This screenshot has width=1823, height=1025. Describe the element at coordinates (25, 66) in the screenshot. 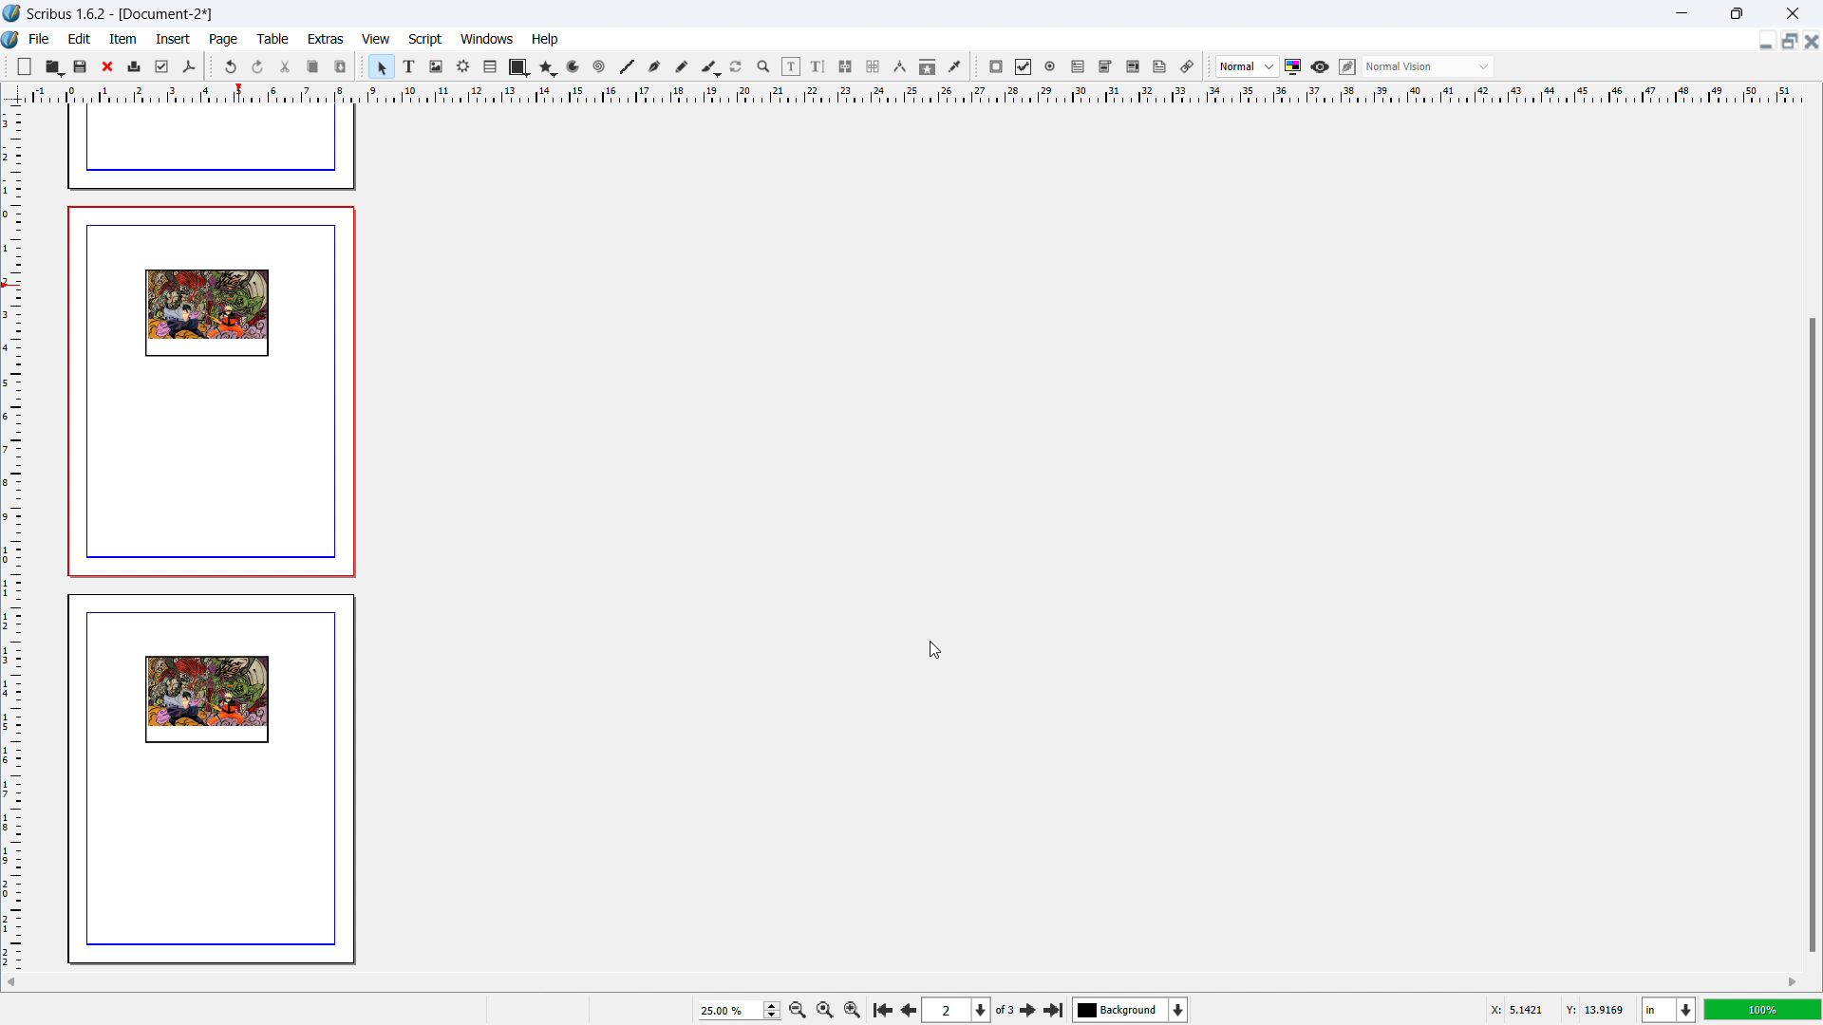

I see `new` at that location.